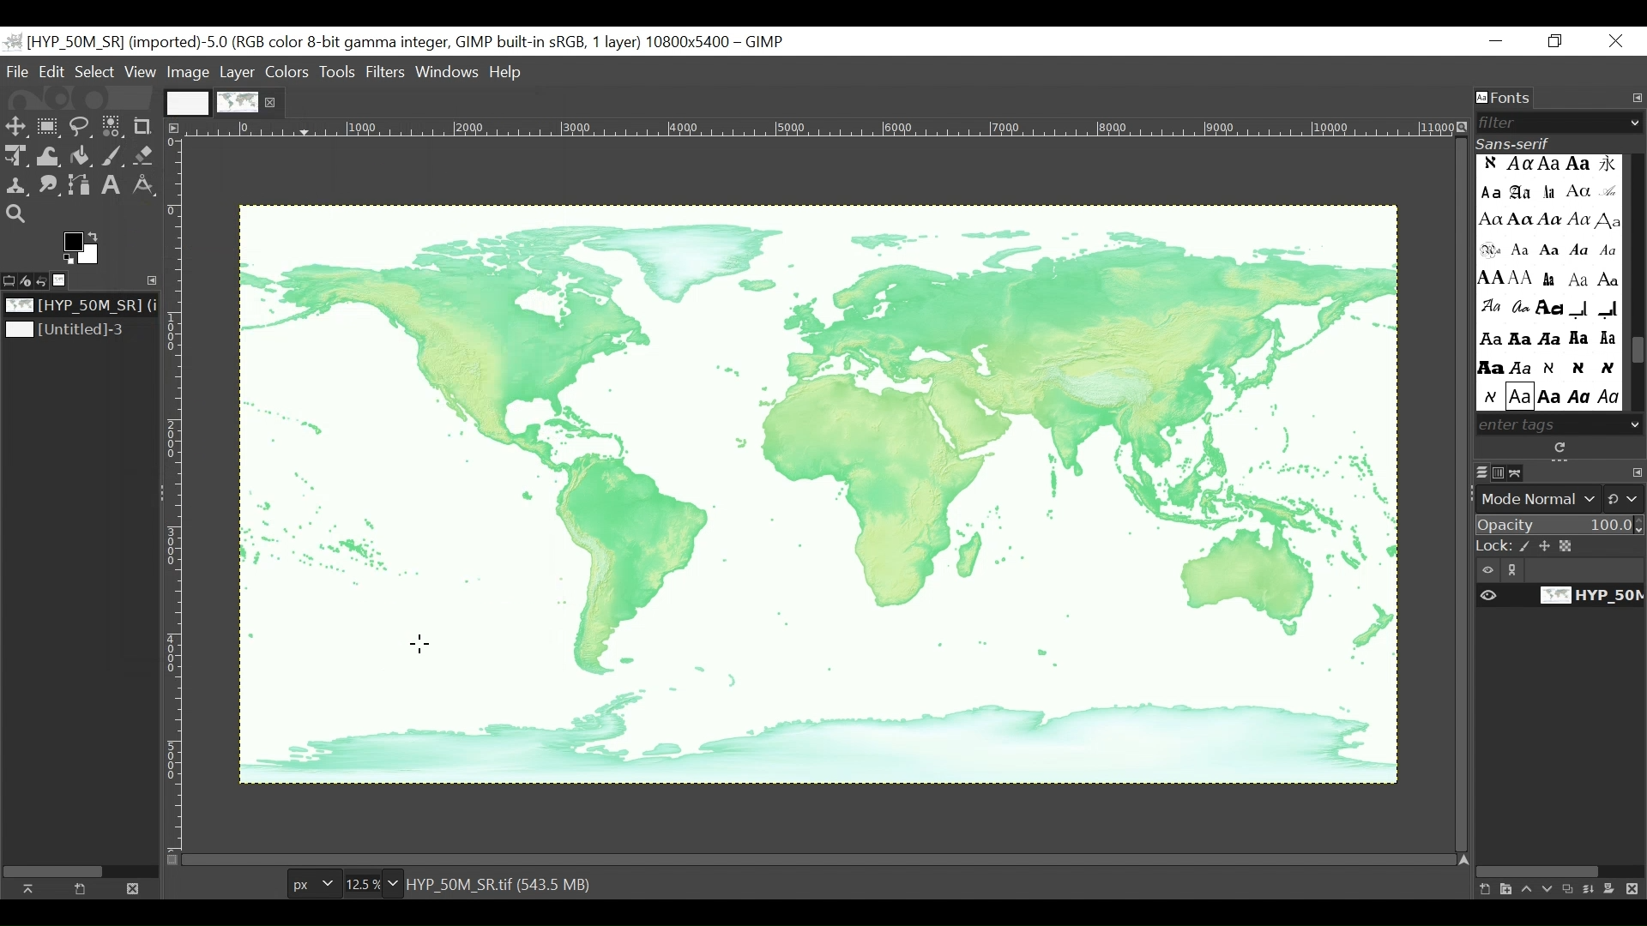  What do you see at coordinates (1562, 448) in the screenshot?
I see `Rescan the installed fonts` at bounding box center [1562, 448].